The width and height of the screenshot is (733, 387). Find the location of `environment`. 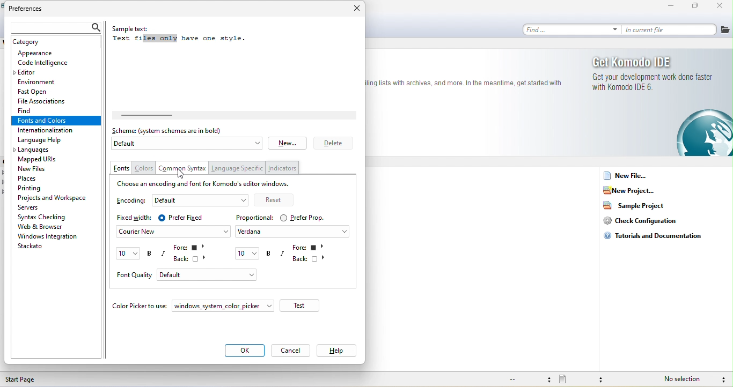

environment is located at coordinates (46, 81).